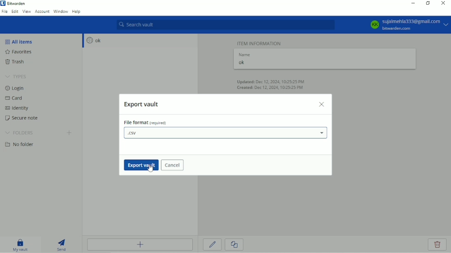 The width and height of the screenshot is (451, 253). I want to click on Trash, so click(19, 62).